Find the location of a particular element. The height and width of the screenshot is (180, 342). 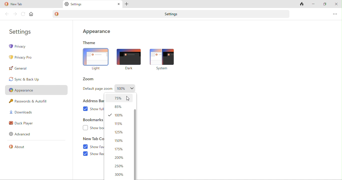

forward is located at coordinates (16, 14).